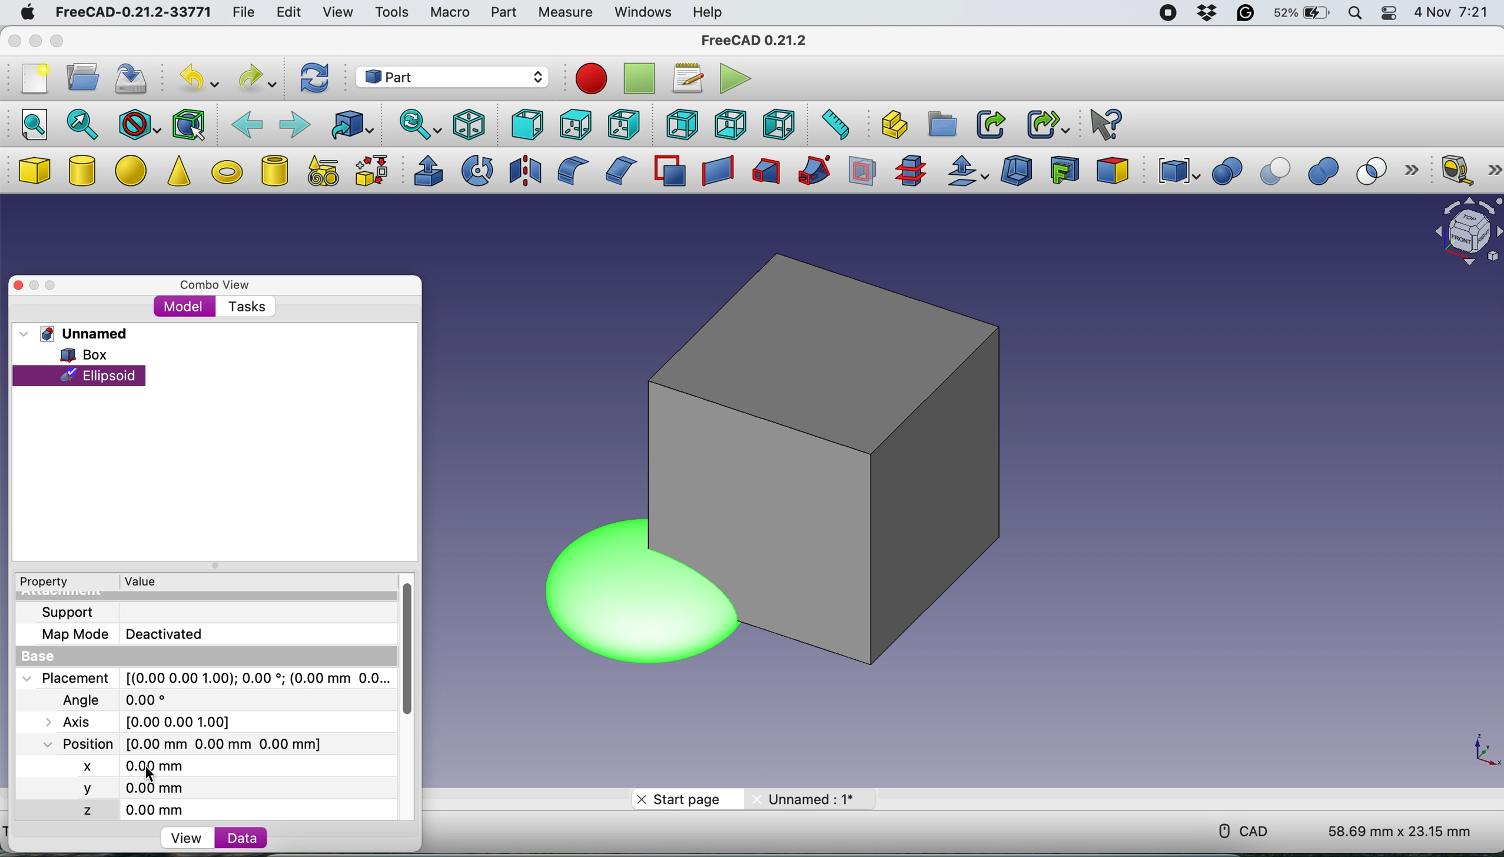  I want to click on cad, so click(1240, 831).